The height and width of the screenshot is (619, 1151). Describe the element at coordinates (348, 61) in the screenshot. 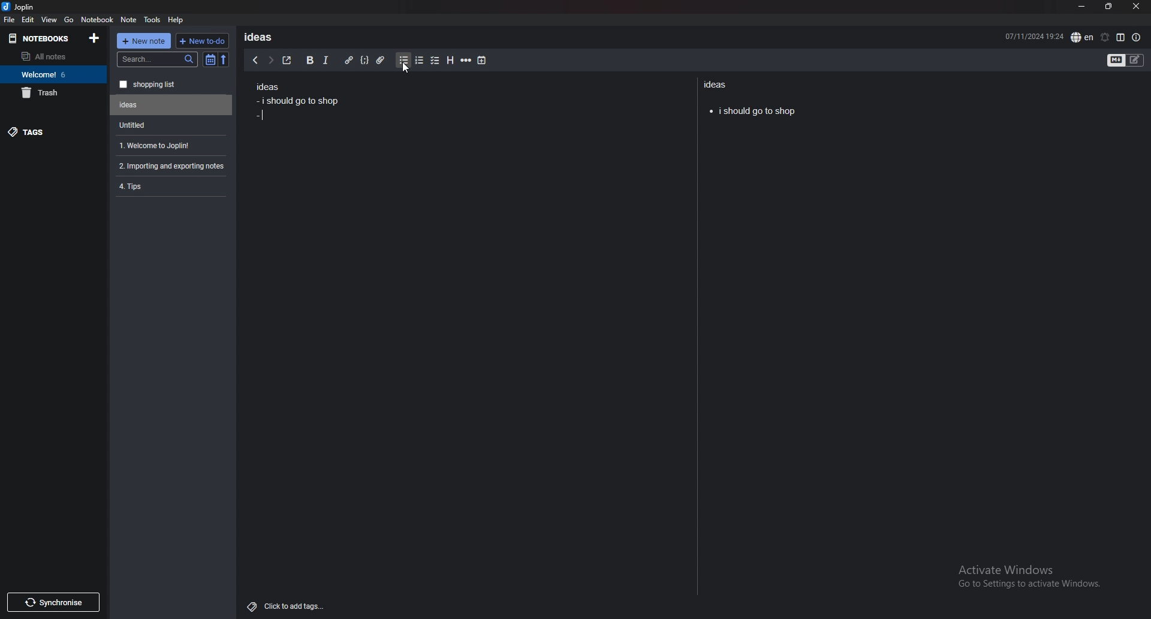

I see `hyperlink` at that location.